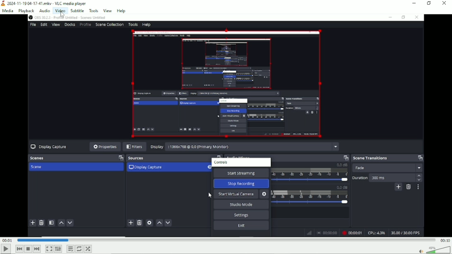 This screenshot has height=254, width=452. Describe the element at coordinates (79, 249) in the screenshot. I see `Toggle between loop all, loop one and no loop` at that location.